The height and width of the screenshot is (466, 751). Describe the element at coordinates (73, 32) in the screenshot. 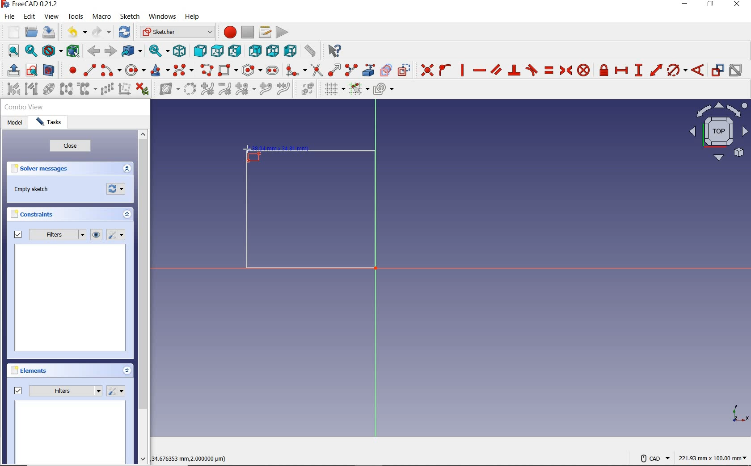

I see `undo` at that location.